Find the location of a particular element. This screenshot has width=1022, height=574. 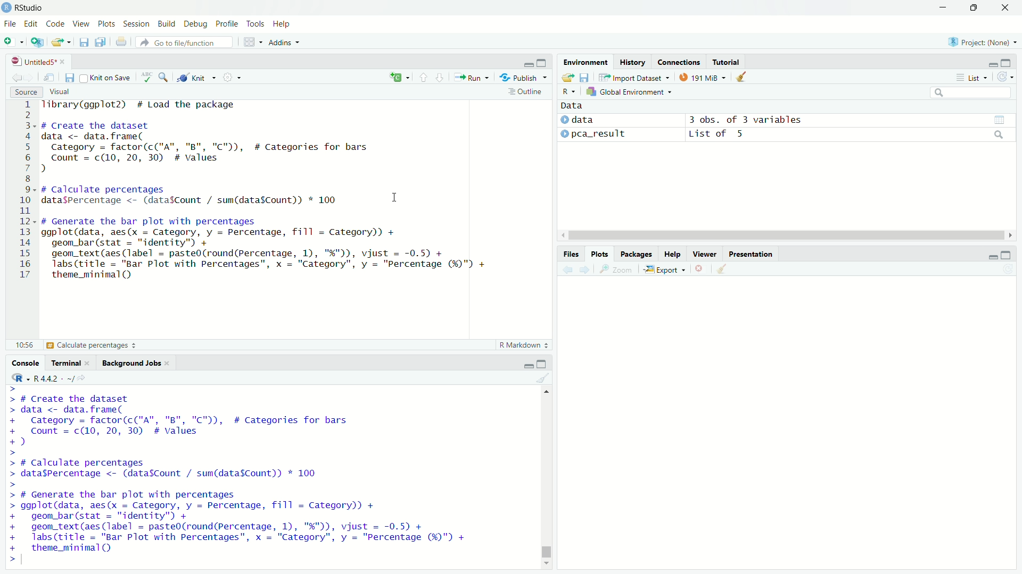

console is located at coordinates (24, 362).